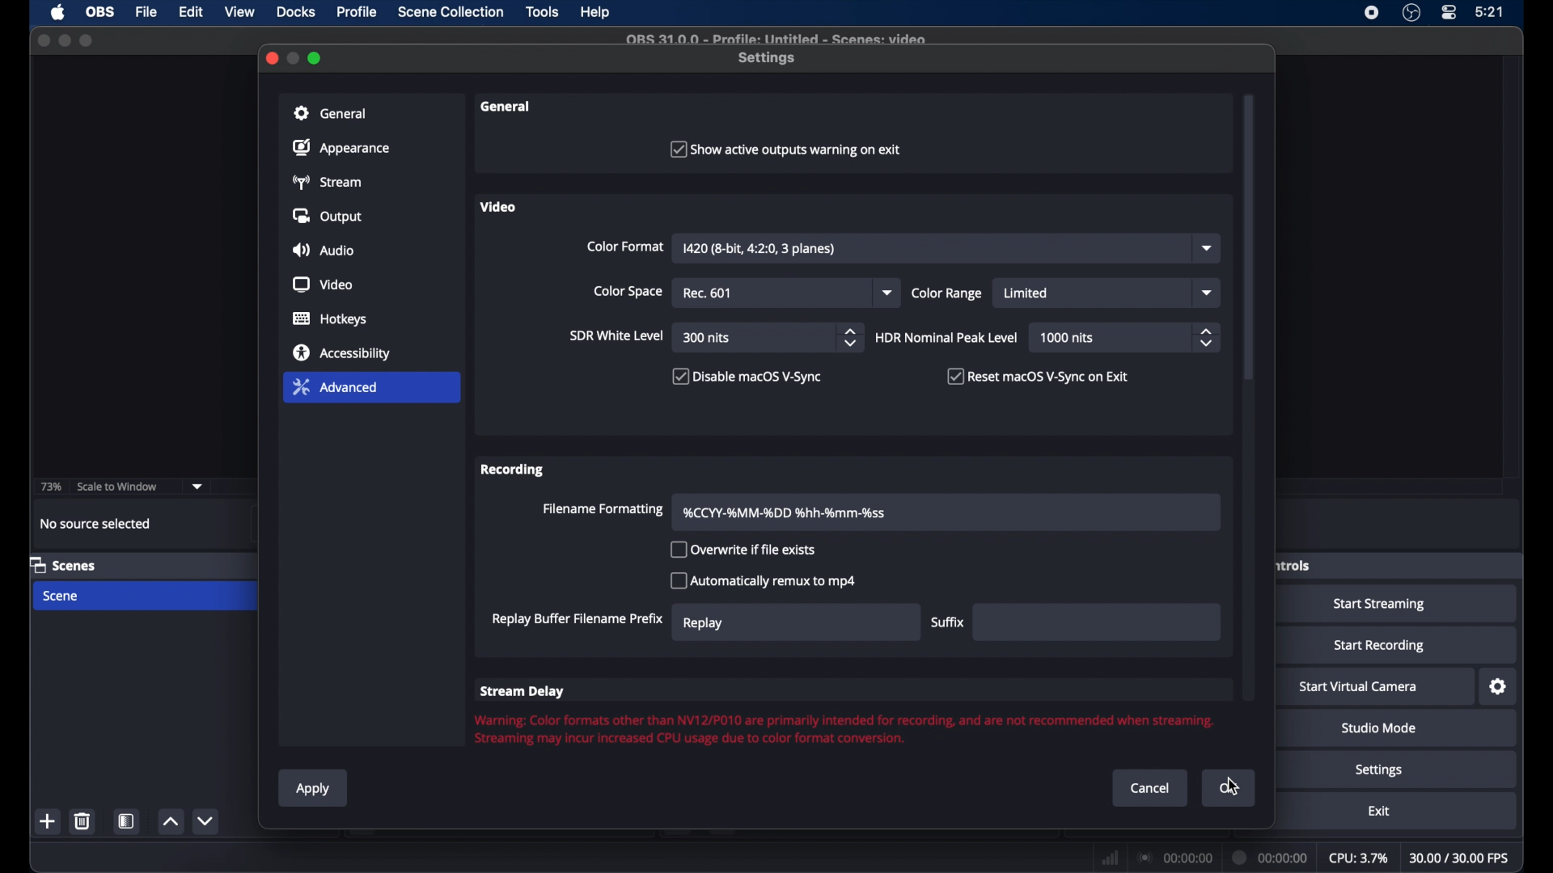 This screenshot has height=873, width=1553. What do you see at coordinates (324, 251) in the screenshot?
I see `audio` at bounding box center [324, 251].